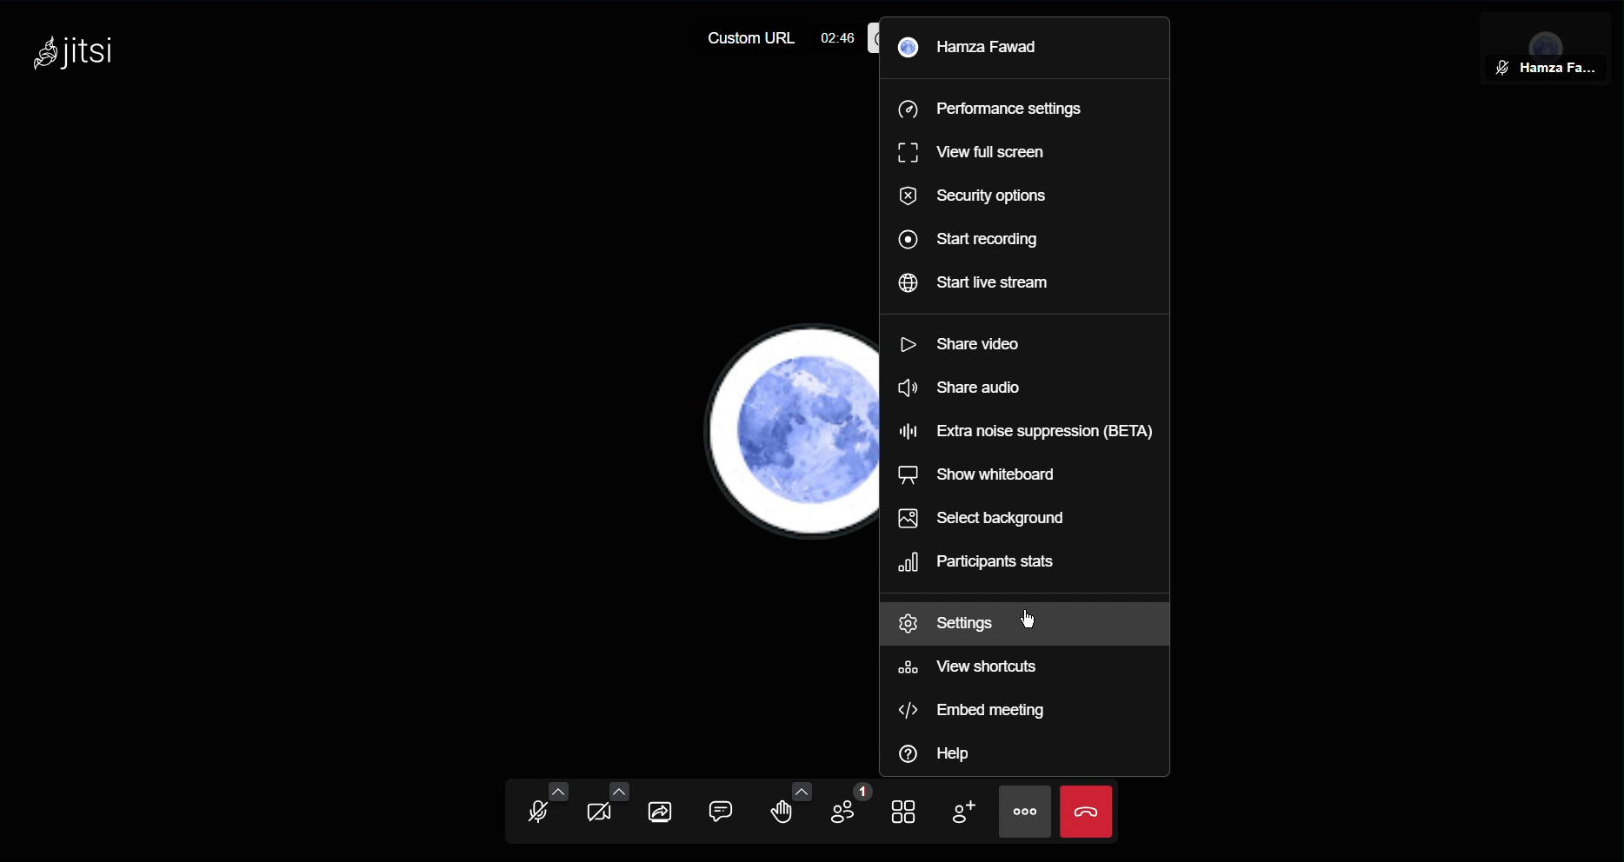  I want to click on View shortcuts, so click(971, 670).